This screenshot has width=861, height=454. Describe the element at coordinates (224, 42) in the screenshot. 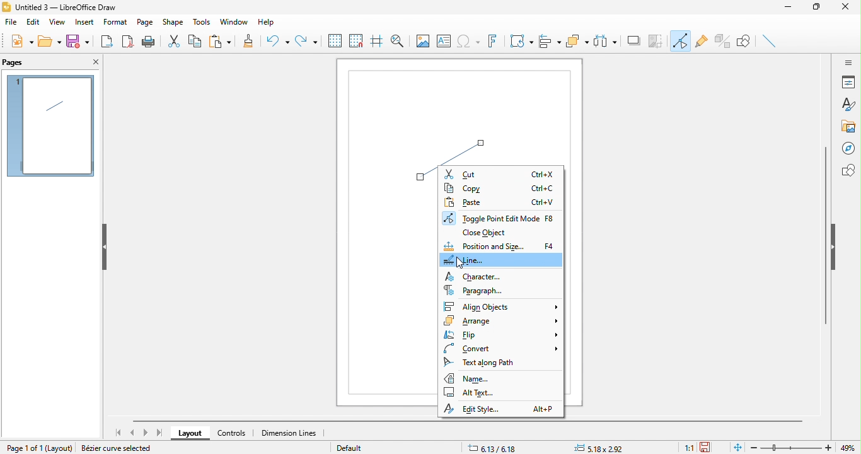

I see `paste` at that location.